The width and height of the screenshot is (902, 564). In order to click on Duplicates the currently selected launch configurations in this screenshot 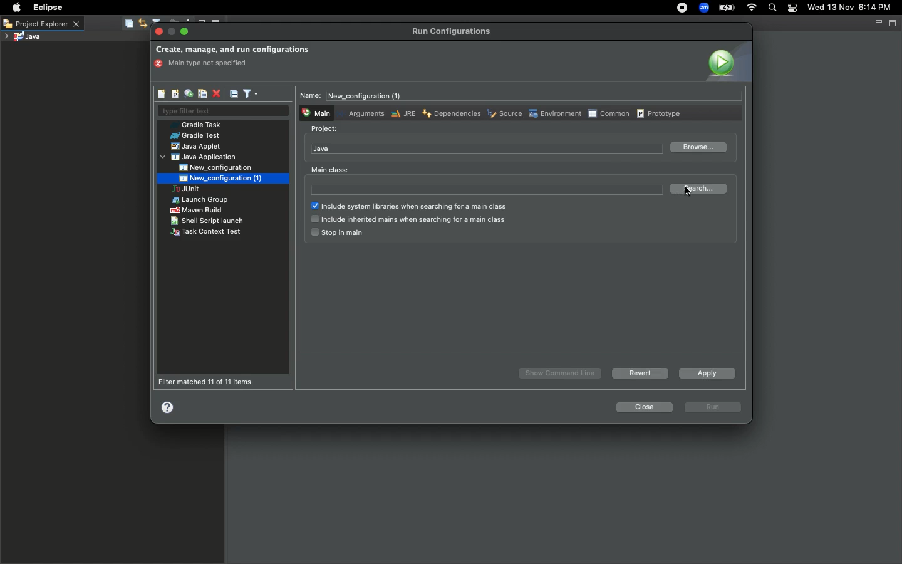, I will do `click(202, 94)`.